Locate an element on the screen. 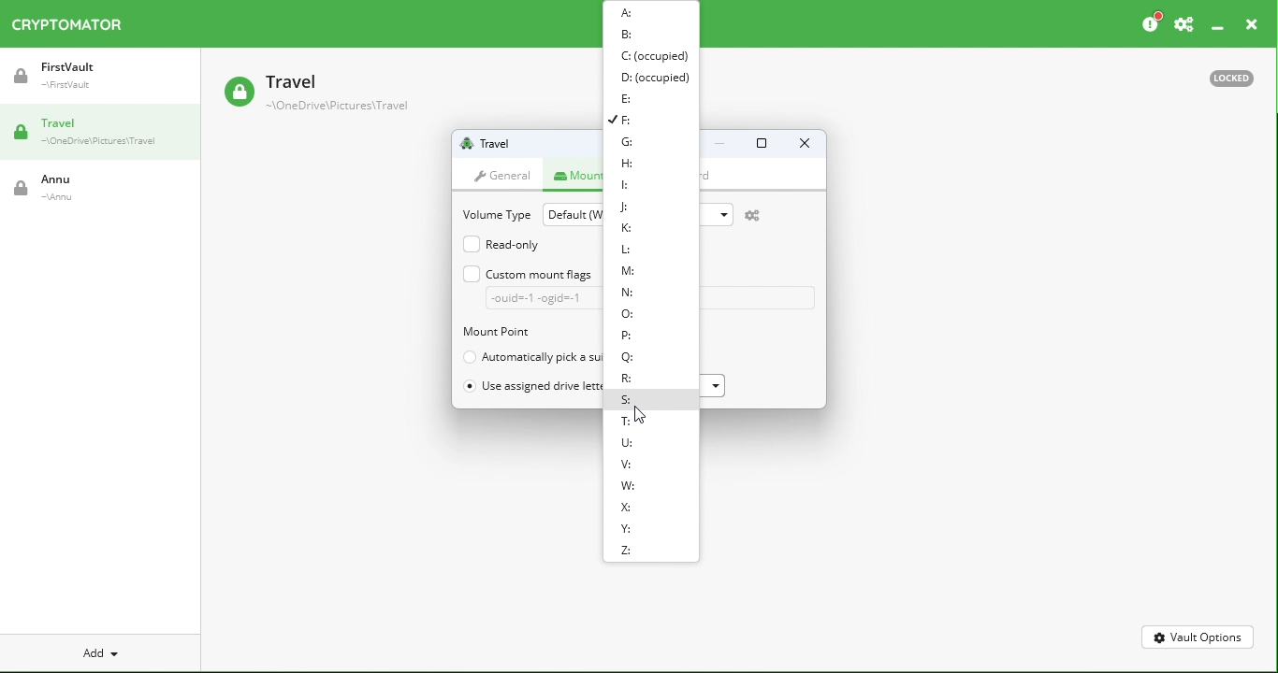  M: is located at coordinates (629, 272).